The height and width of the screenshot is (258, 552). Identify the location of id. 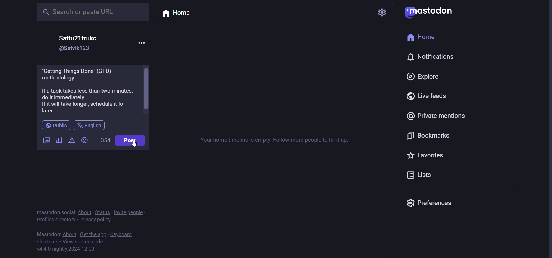
(77, 48).